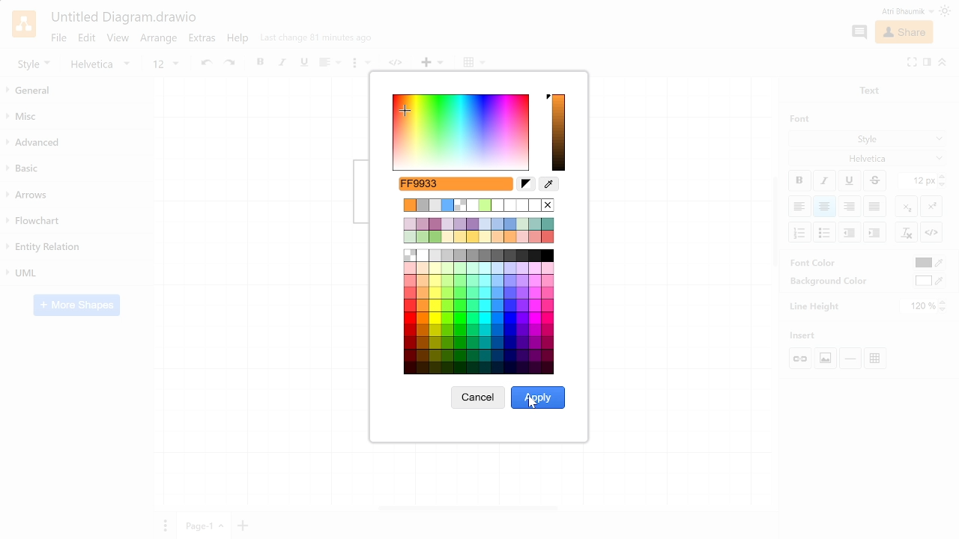 Image resolution: width=959 pixels, height=539 pixels. Describe the element at coordinates (78, 91) in the screenshot. I see `general` at that location.